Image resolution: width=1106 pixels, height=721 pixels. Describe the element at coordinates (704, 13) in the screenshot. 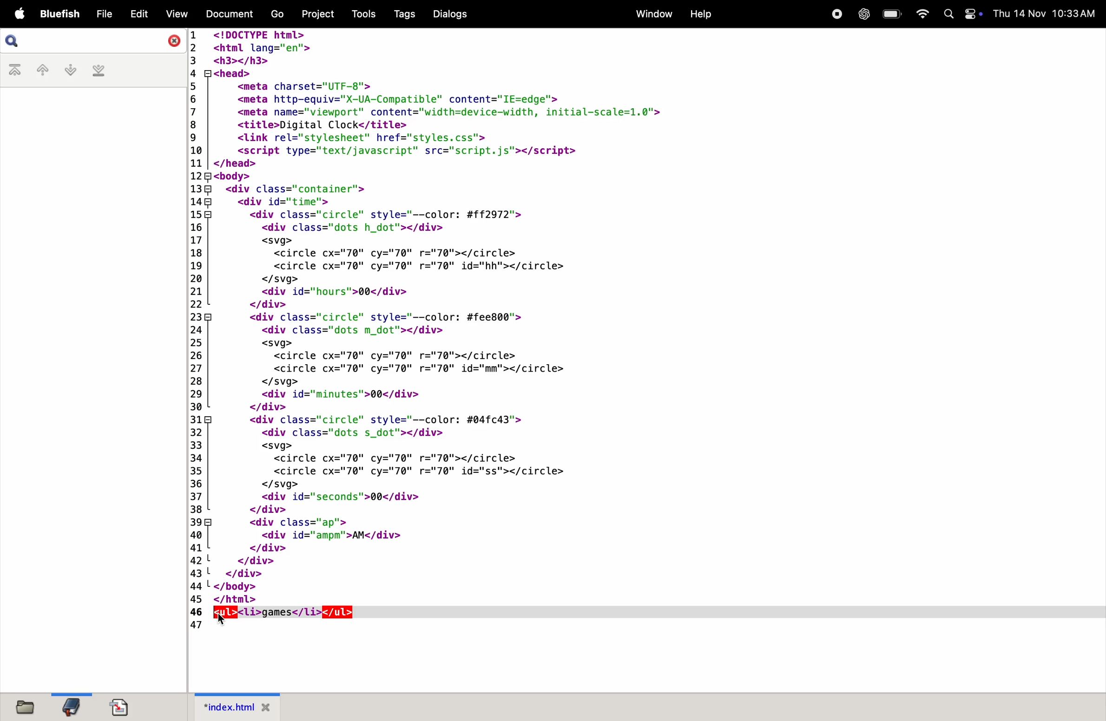

I see `help` at that location.